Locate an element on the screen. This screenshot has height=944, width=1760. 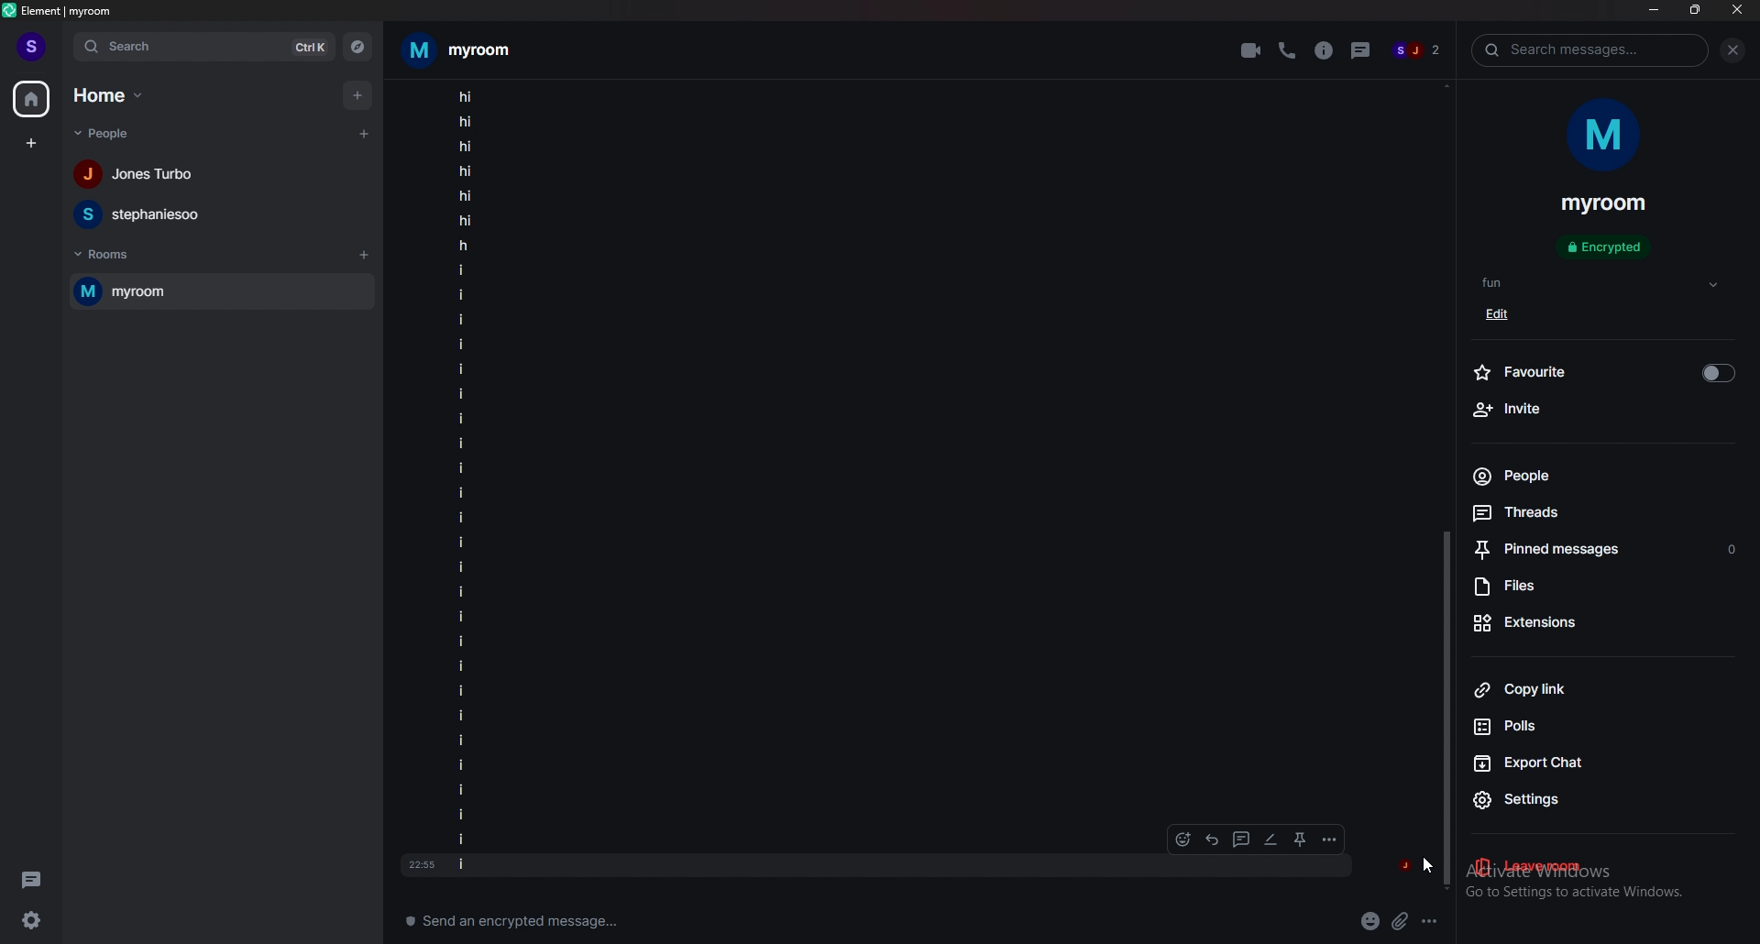
voice call is located at coordinates (1287, 49).